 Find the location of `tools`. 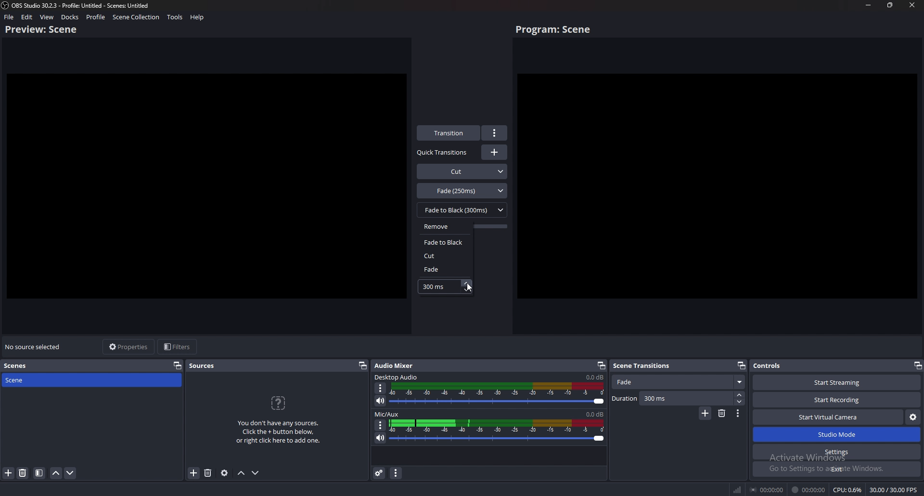

tools is located at coordinates (175, 17).